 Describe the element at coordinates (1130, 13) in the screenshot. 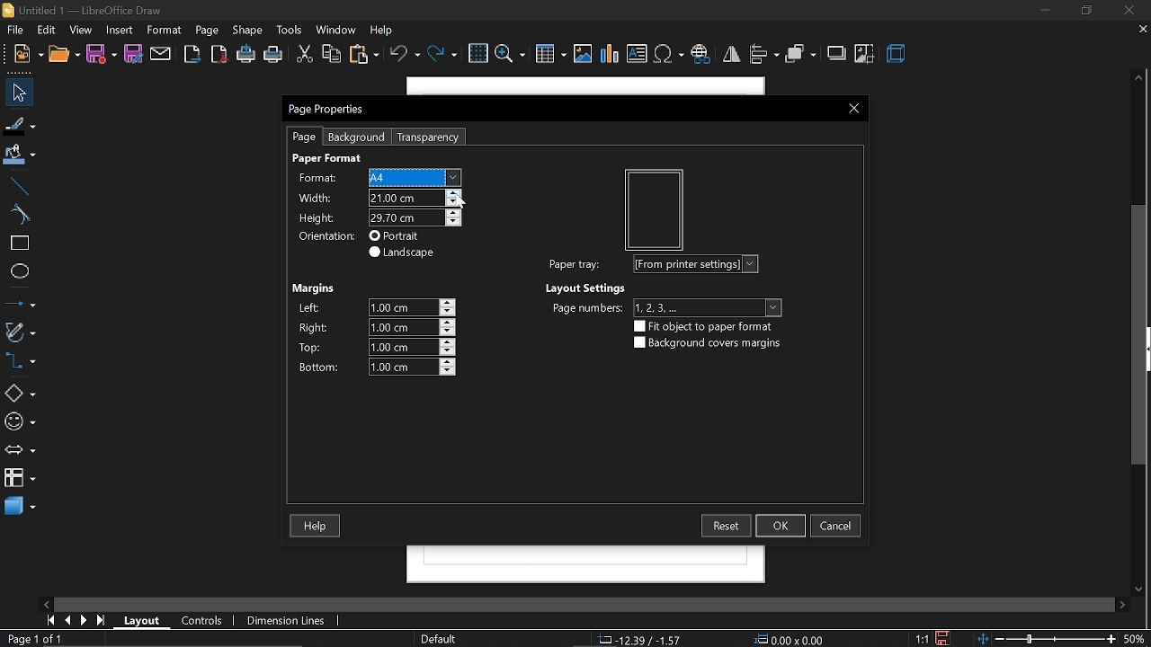

I see `close` at that location.